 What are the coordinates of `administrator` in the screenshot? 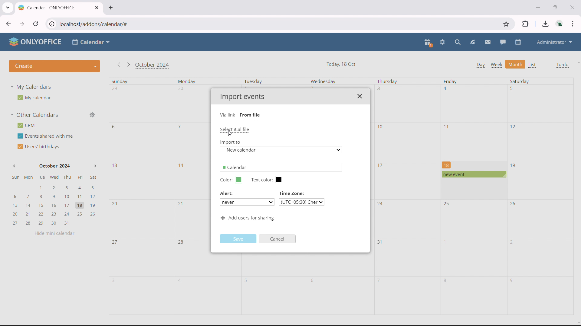 It's located at (554, 42).